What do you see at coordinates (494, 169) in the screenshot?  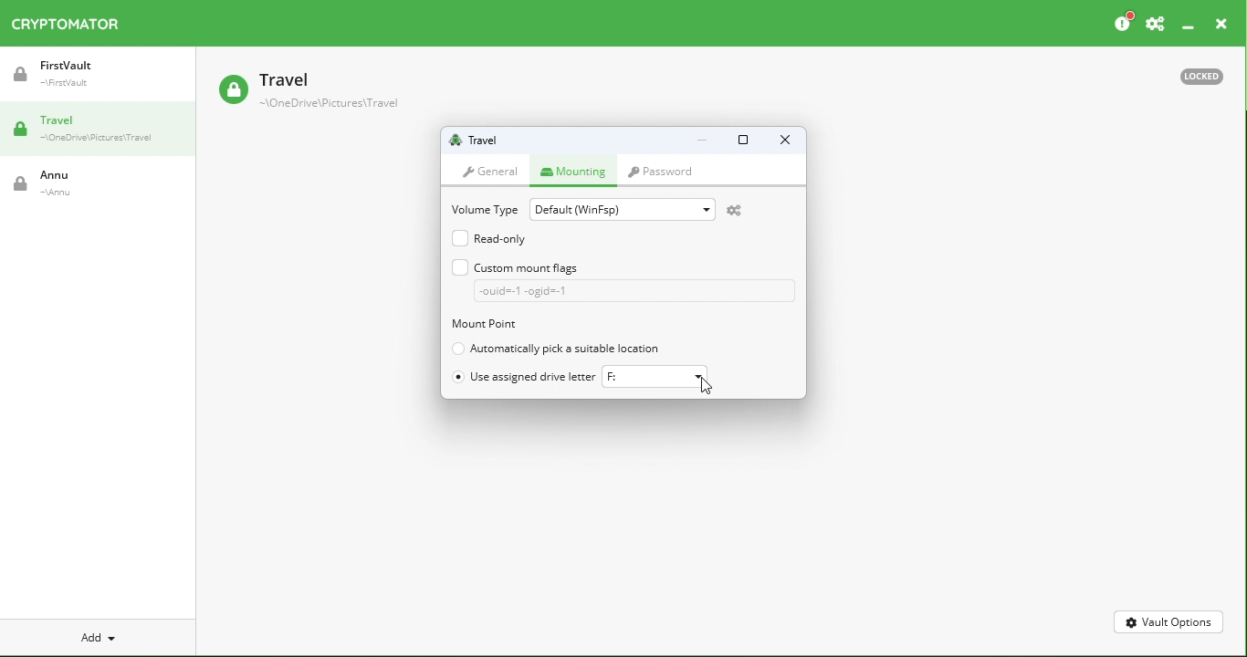 I see `General` at bounding box center [494, 169].